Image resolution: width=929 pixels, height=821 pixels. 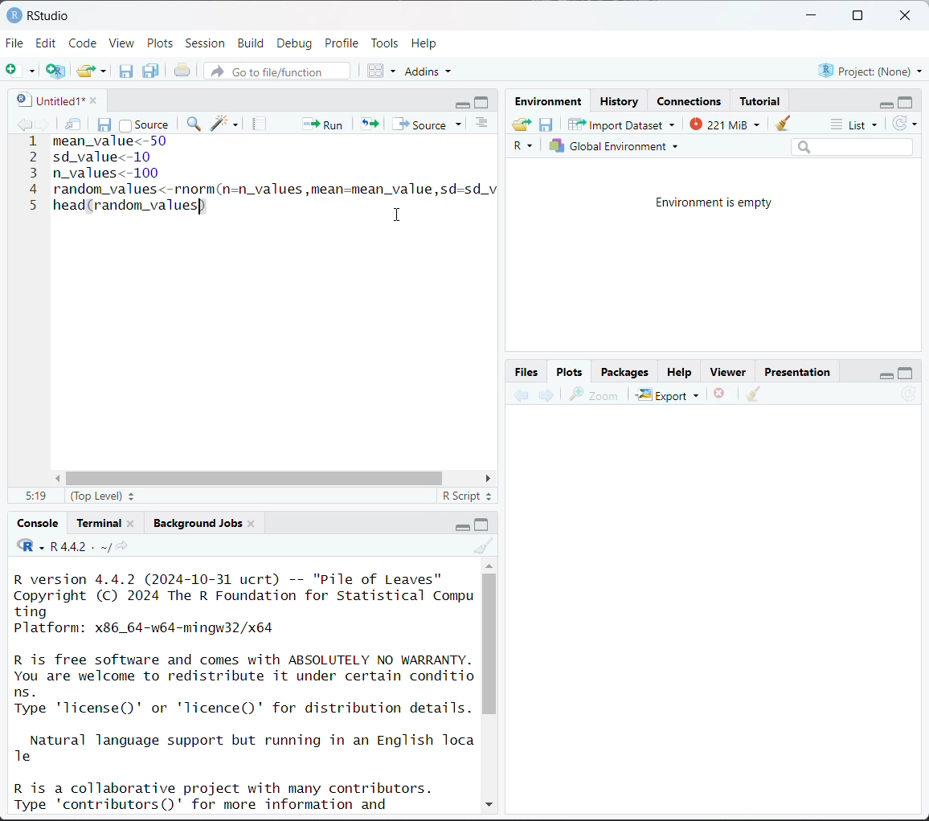 What do you see at coordinates (383, 70) in the screenshot?
I see `workspace panes` at bounding box center [383, 70].